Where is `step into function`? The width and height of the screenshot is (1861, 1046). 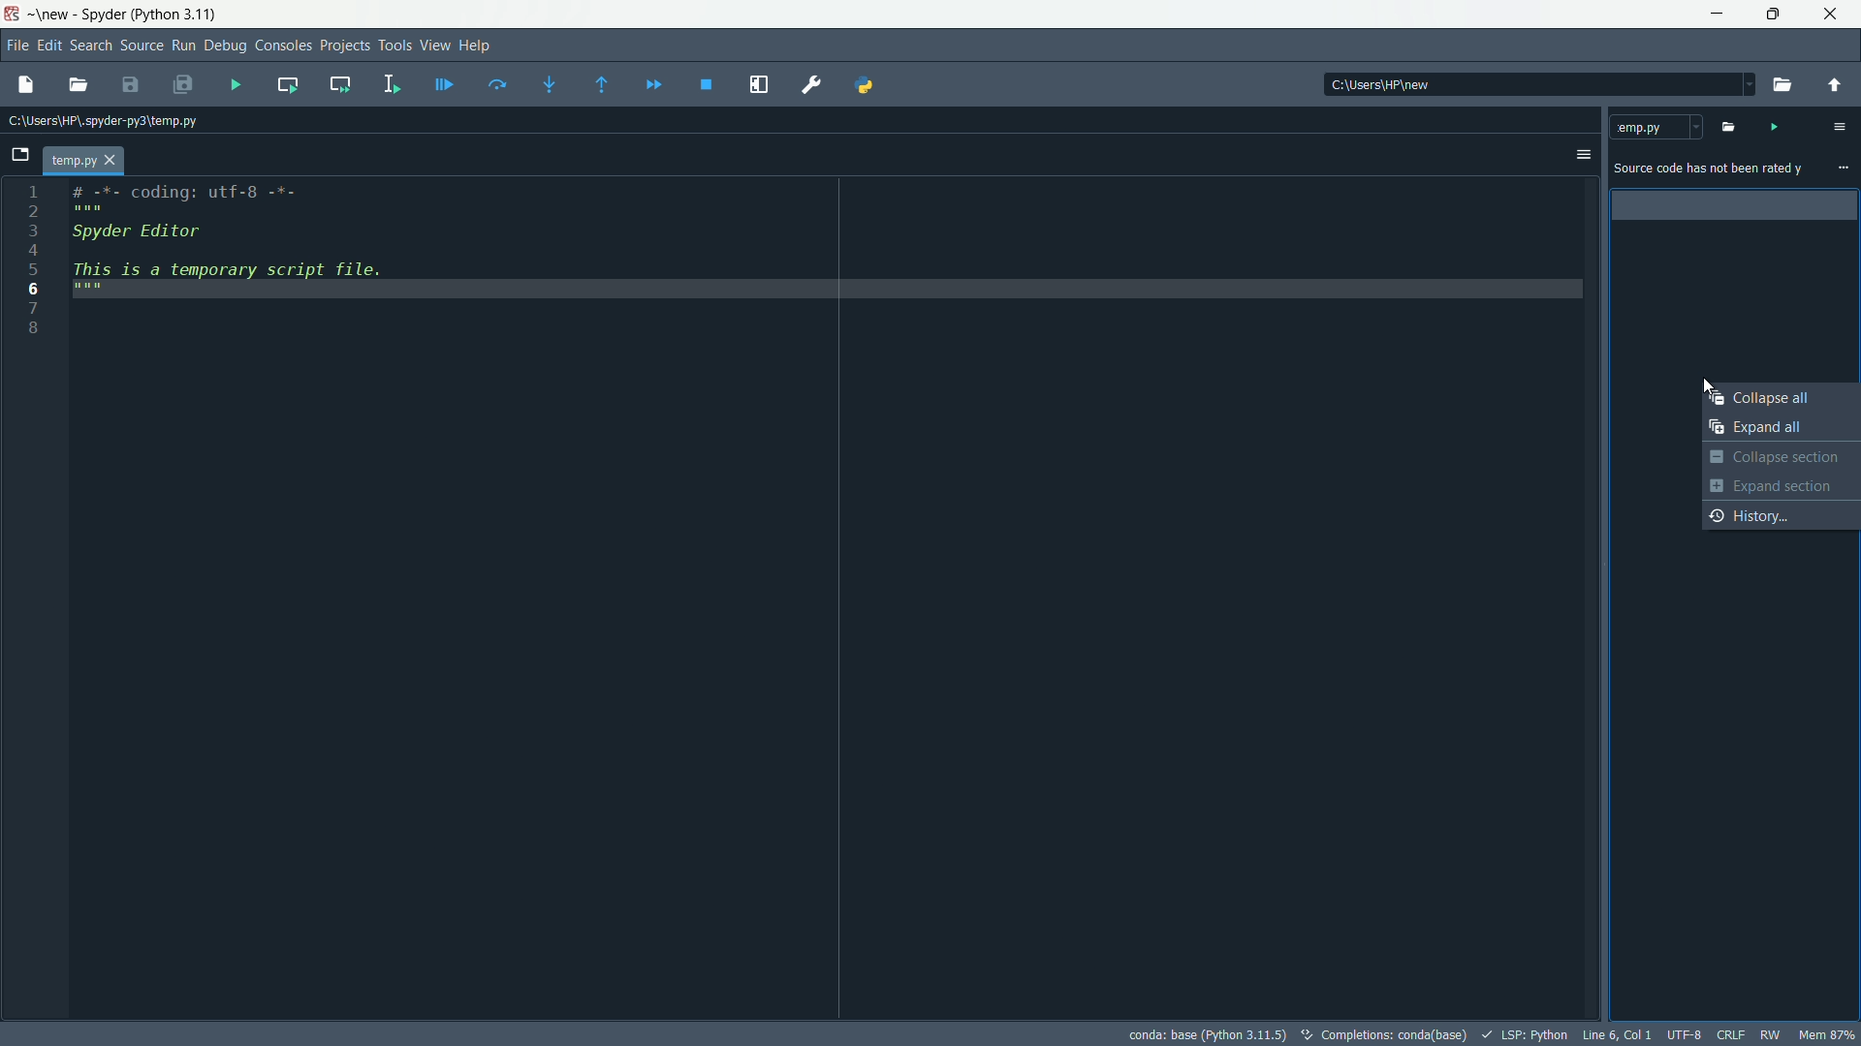 step into function is located at coordinates (551, 84).